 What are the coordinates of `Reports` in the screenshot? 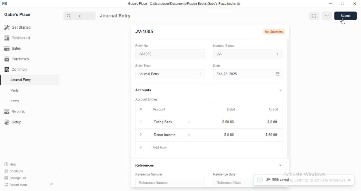 It's located at (18, 112).